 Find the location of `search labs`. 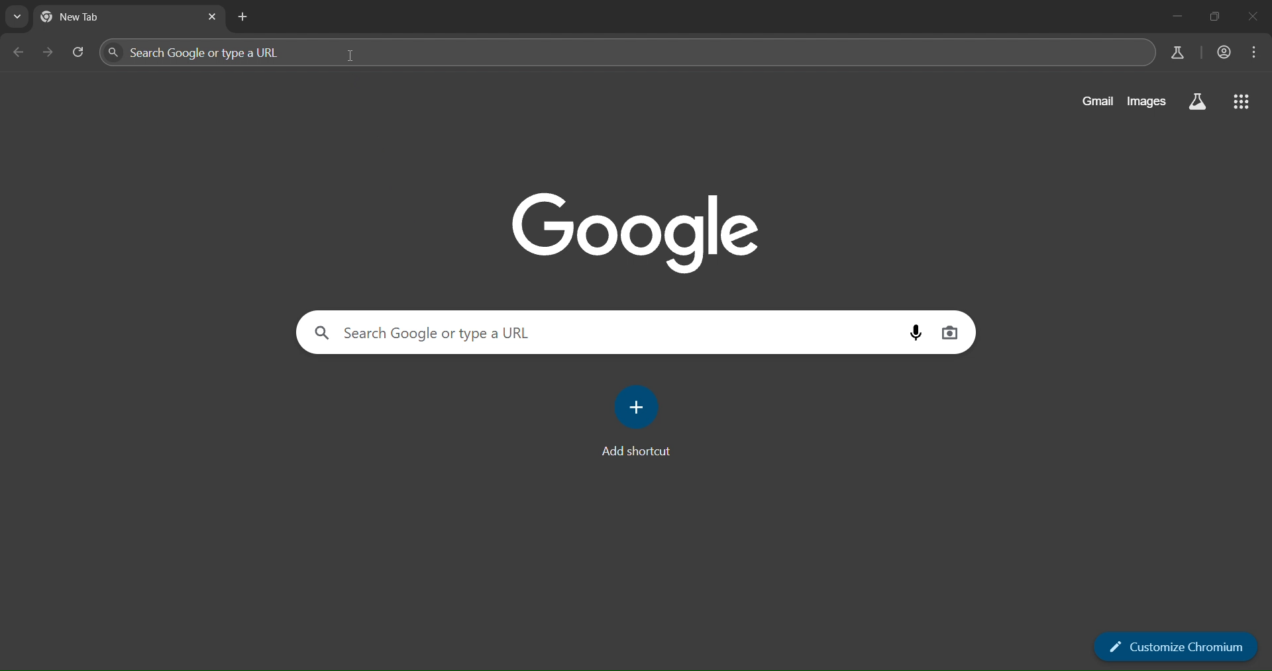

search labs is located at coordinates (1178, 51).